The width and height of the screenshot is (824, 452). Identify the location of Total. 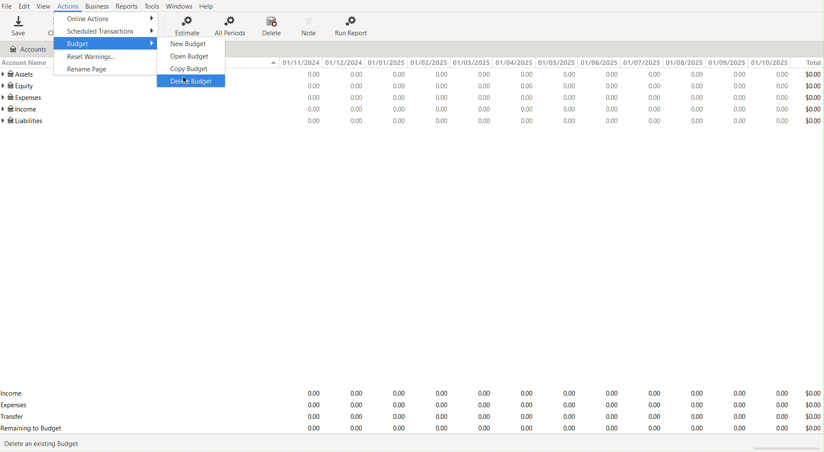
(809, 62).